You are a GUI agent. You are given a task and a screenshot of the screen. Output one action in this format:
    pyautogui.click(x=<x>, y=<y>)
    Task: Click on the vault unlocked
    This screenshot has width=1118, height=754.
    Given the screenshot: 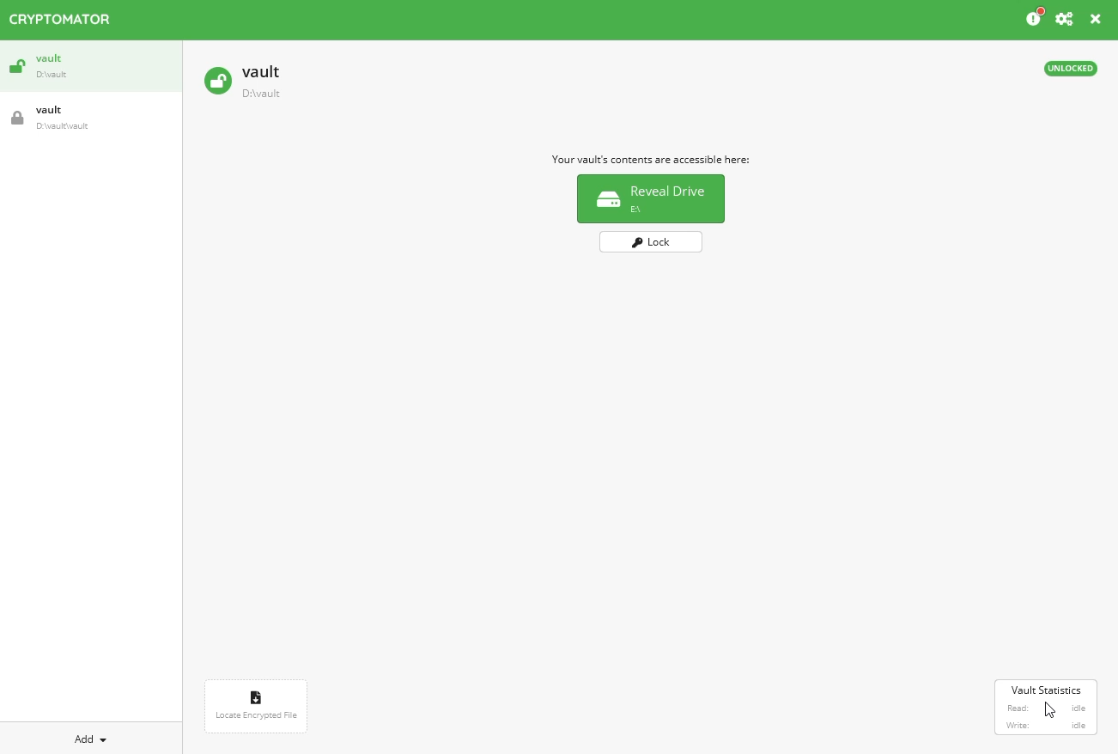 What is the action you would take?
    pyautogui.click(x=241, y=82)
    